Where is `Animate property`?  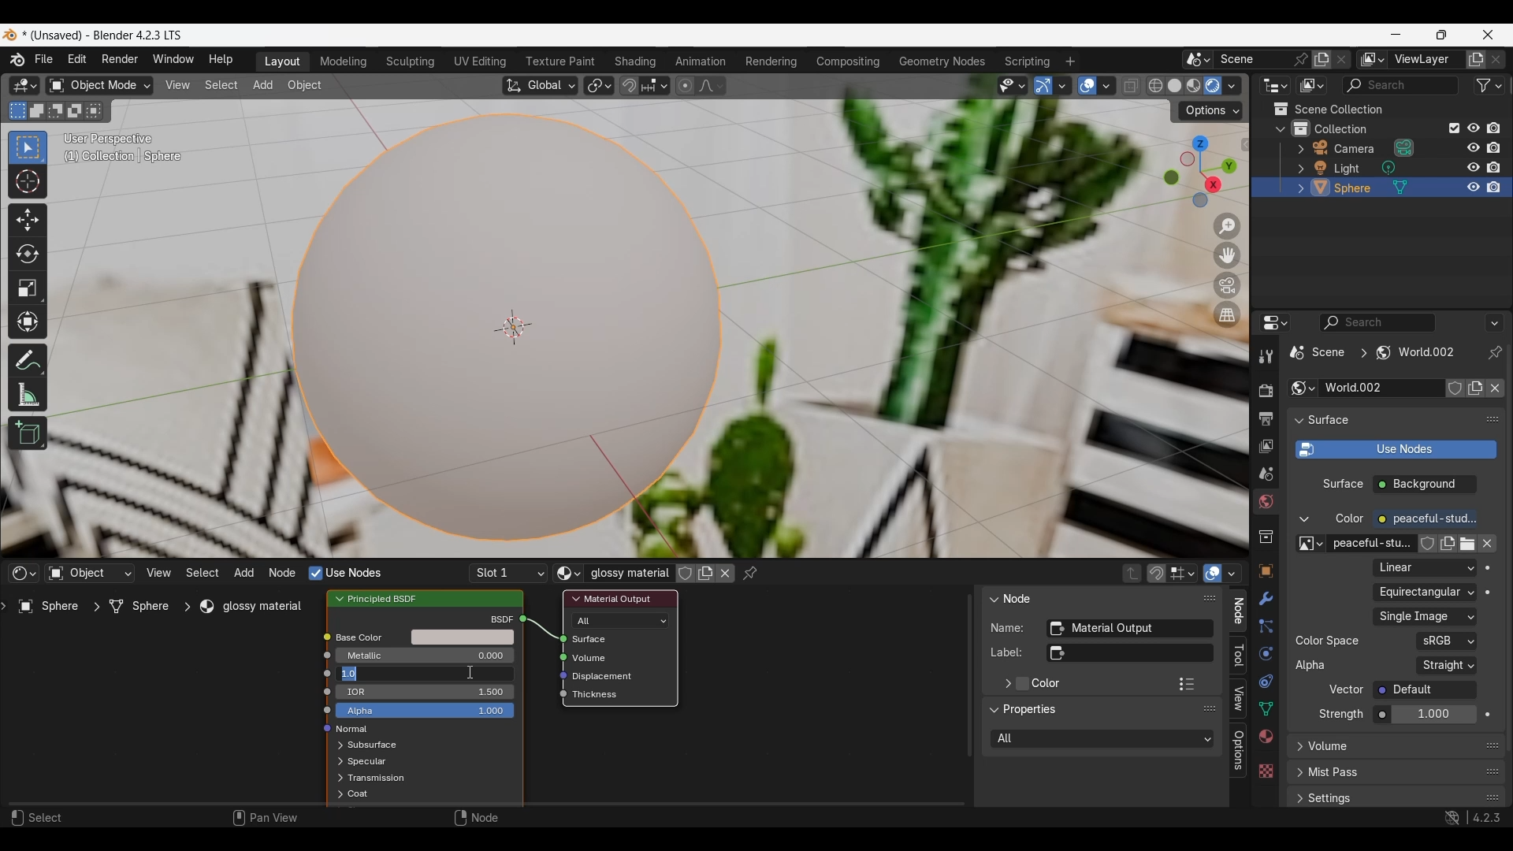 Animate property is located at coordinates (1488, 568).